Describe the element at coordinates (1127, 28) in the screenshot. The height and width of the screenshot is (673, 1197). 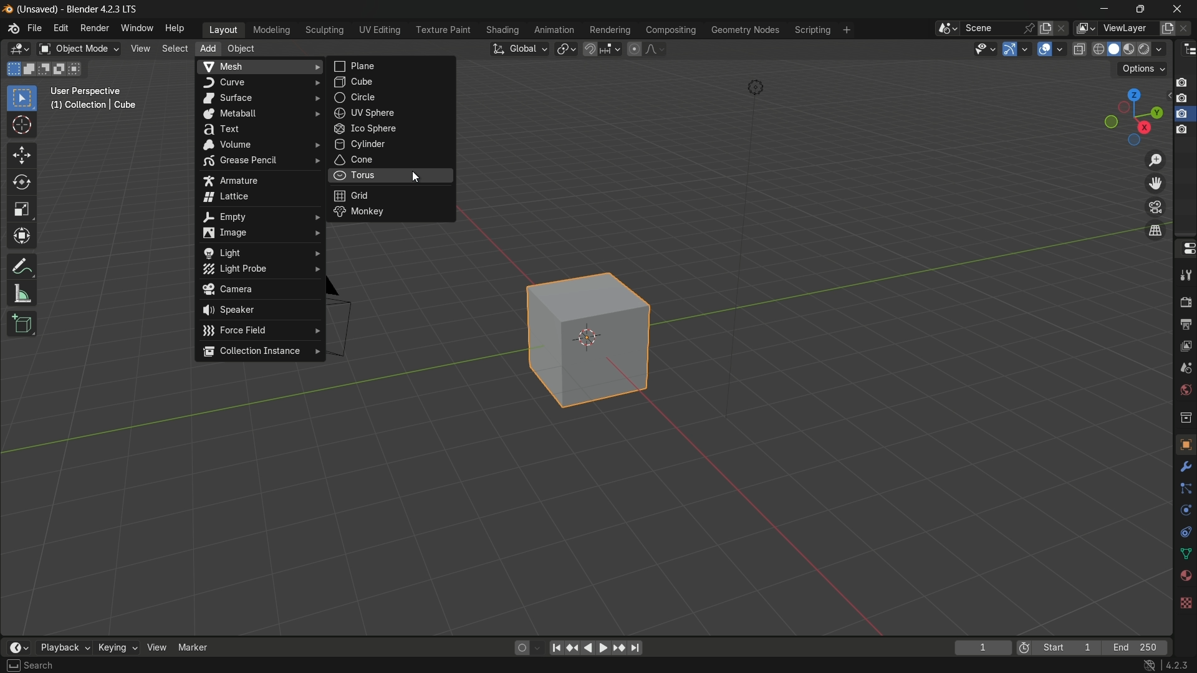
I see `viewLayer` at that location.